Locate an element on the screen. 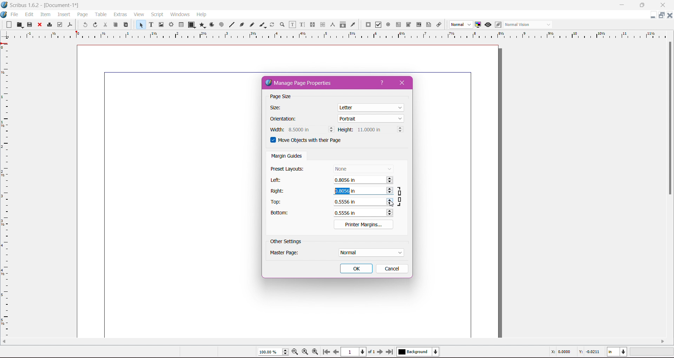 Image resolution: width=674 pixels, height=358 pixels. Toggle Color Management System is located at coordinates (478, 25).